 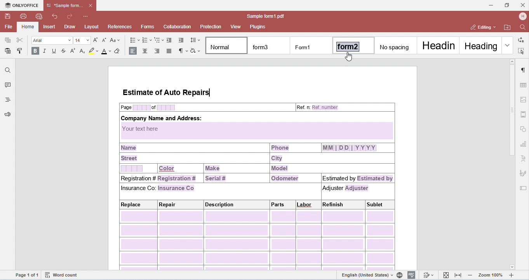 I want to click on multilevel list, so click(x=159, y=40).